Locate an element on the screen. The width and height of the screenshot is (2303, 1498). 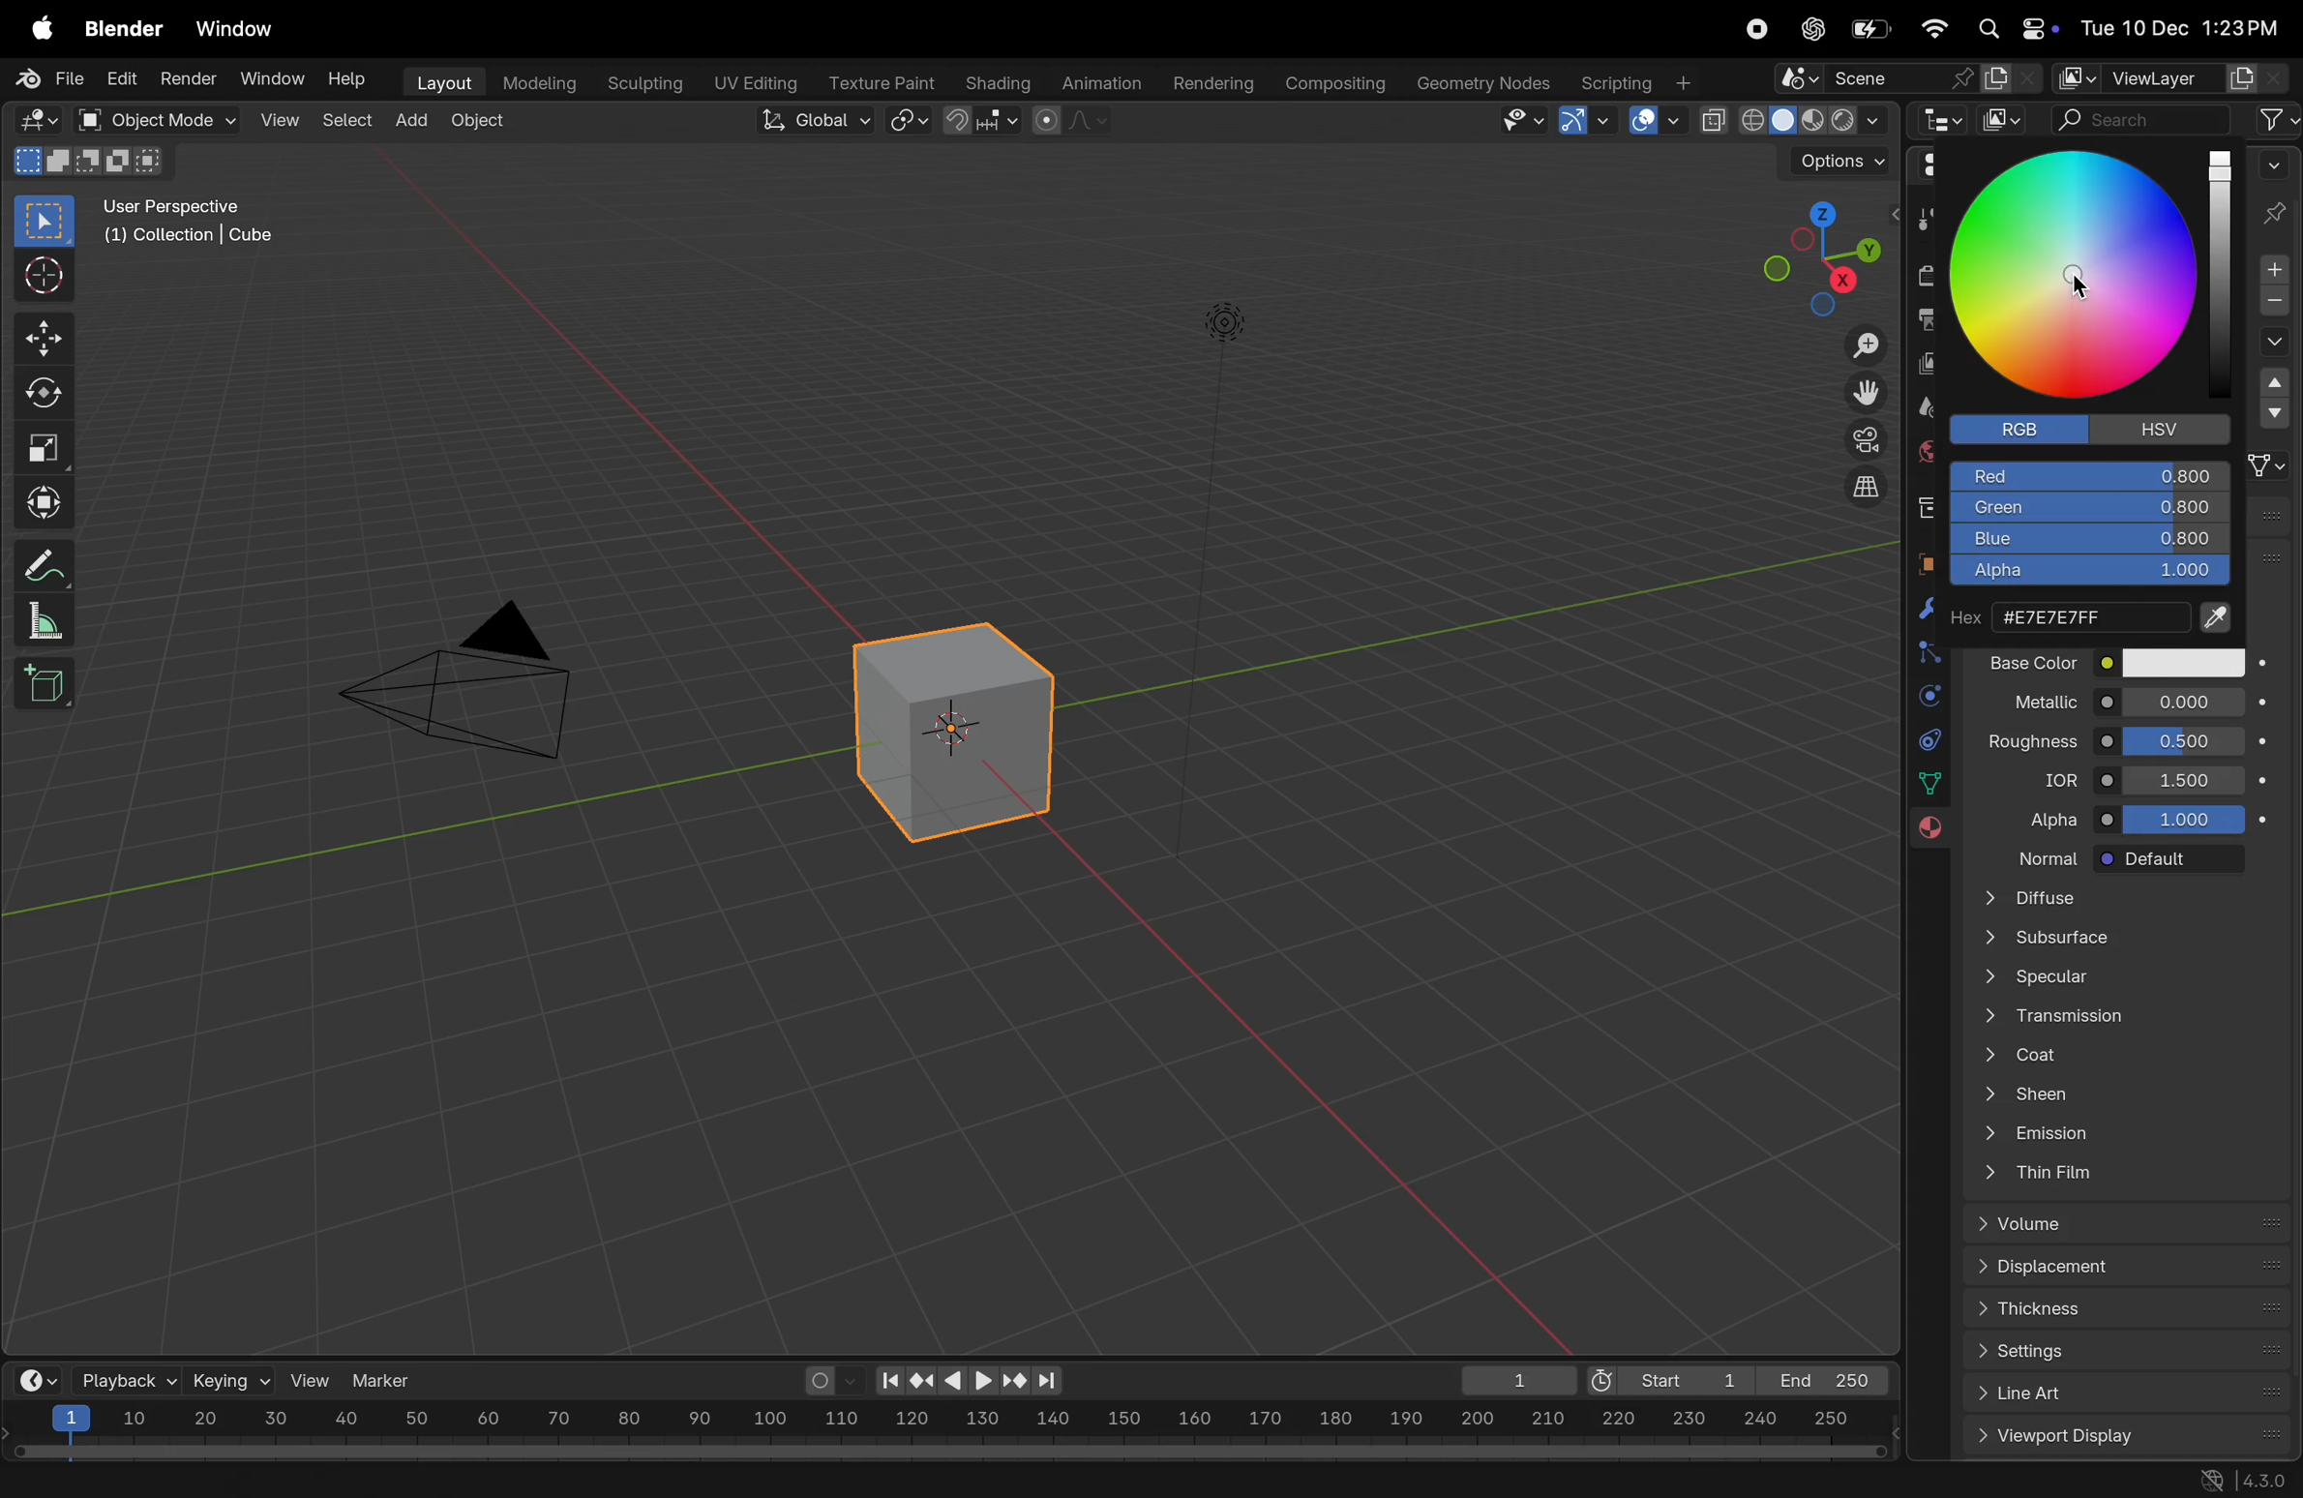
base color is located at coordinates (2034, 661).